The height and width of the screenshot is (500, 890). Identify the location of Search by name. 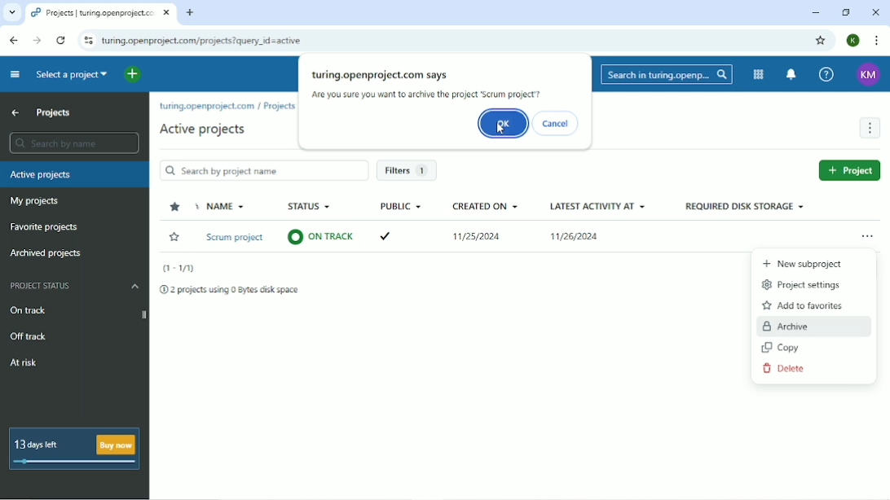
(74, 143).